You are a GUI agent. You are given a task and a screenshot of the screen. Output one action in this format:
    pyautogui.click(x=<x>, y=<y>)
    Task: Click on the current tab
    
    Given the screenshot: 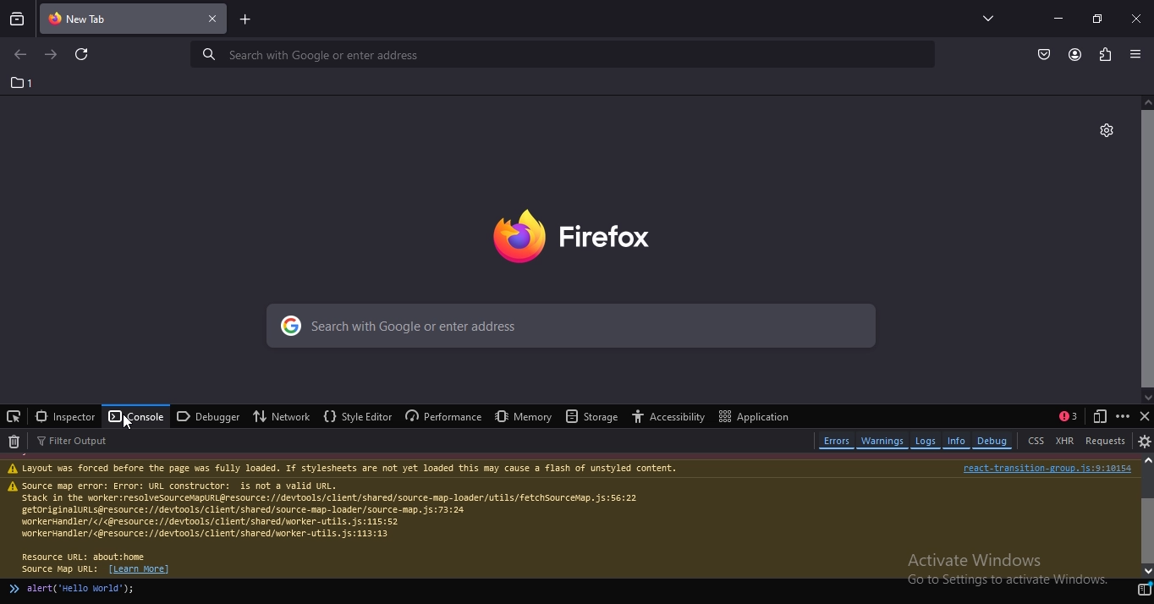 What is the action you would take?
    pyautogui.click(x=107, y=18)
    